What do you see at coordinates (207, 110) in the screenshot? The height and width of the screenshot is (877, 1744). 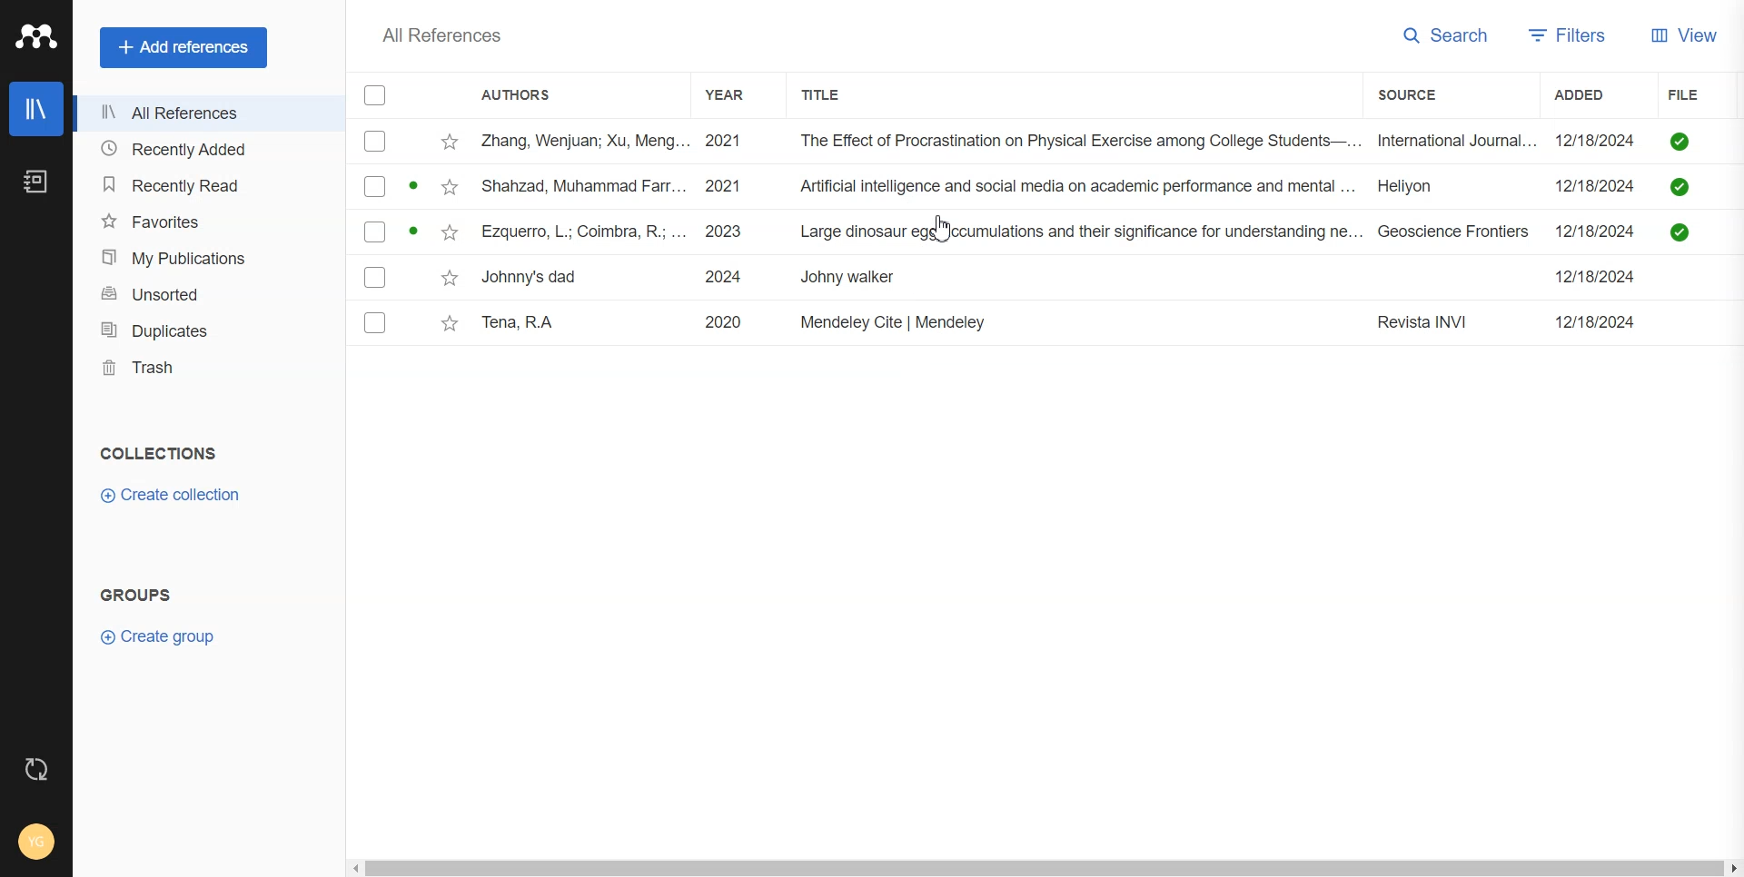 I see `All References` at bounding box center [207, 110].